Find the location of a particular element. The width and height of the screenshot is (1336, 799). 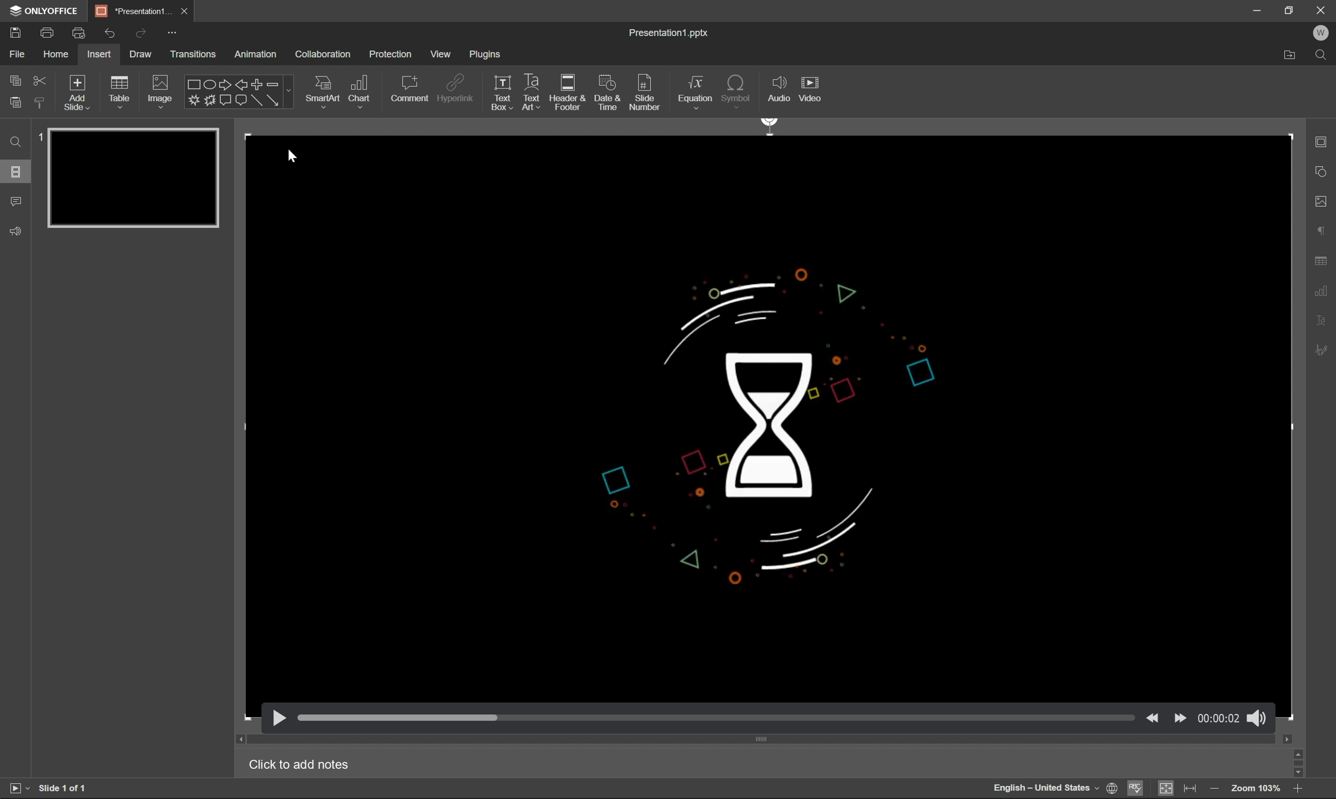

collaboration is located at coordinates (325, 54).